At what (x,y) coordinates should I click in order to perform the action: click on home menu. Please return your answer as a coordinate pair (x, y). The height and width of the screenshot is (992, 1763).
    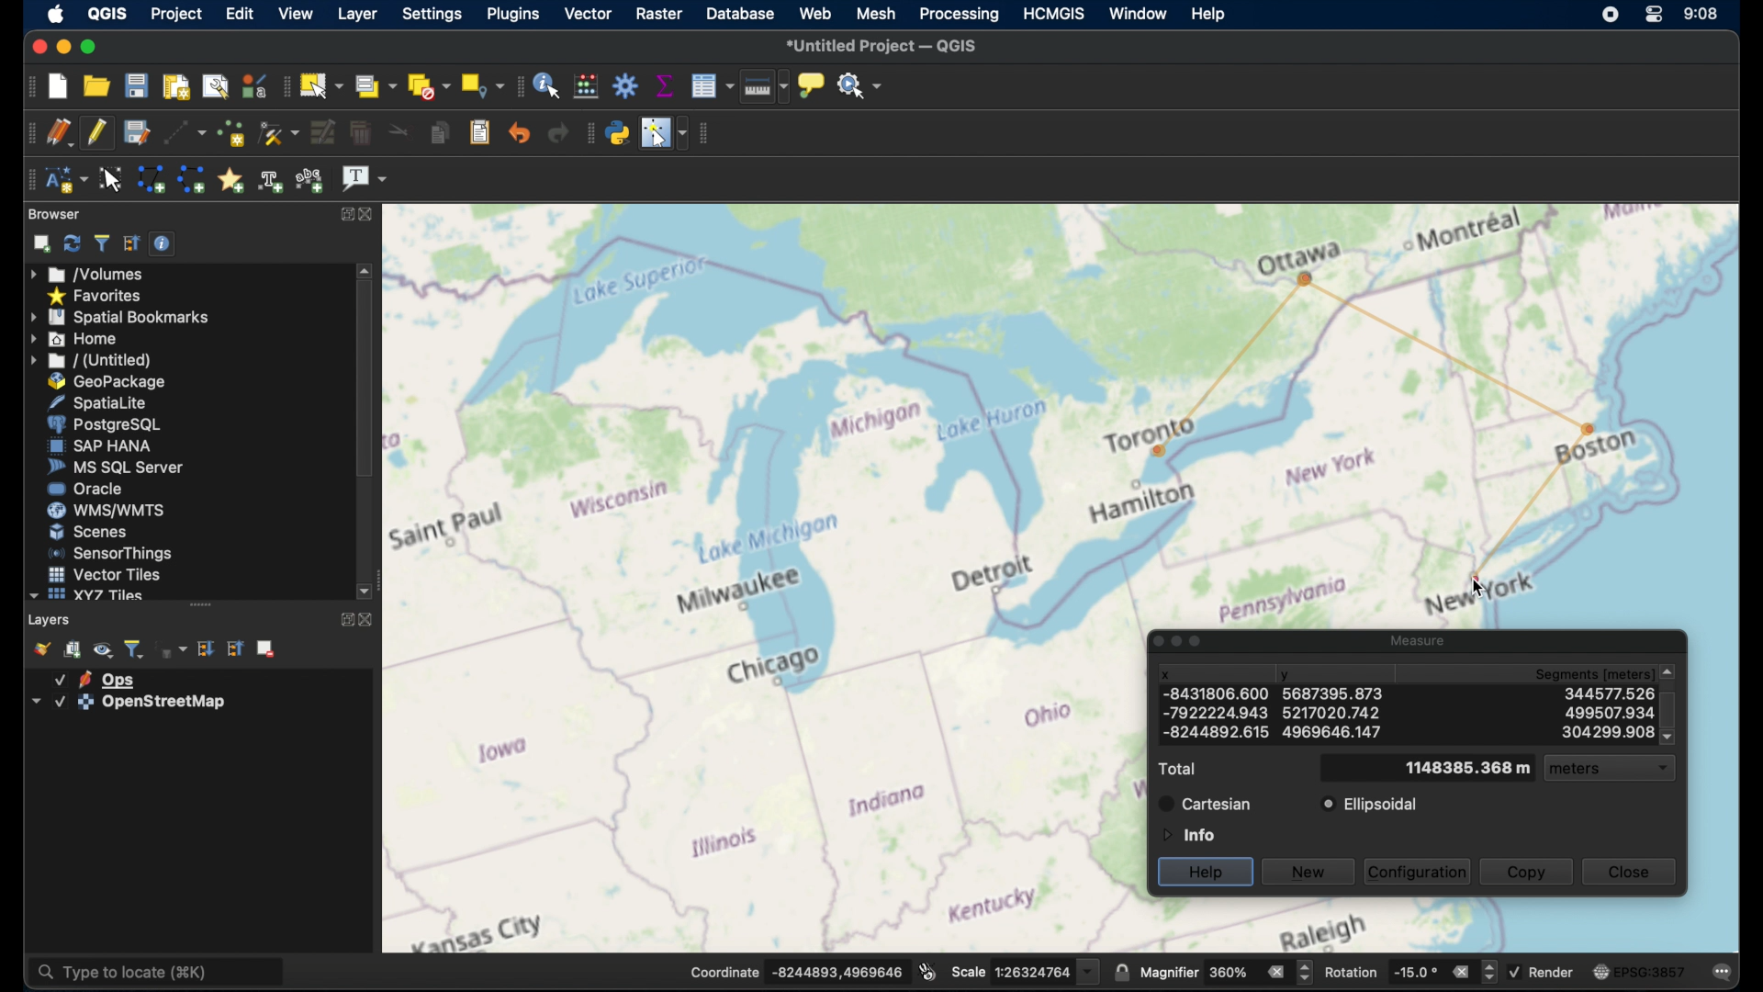
    Looking at the image, I should click on (82, 338).